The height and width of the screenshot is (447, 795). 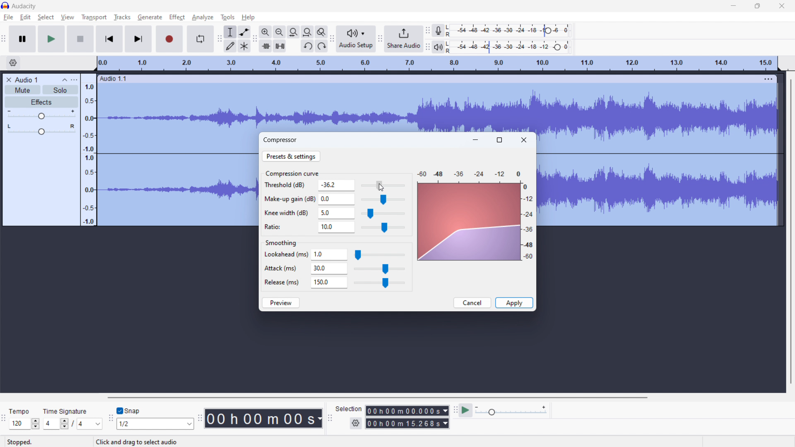 I want to click on 00h00m00.000s (start time), so click(x=407, y=409).